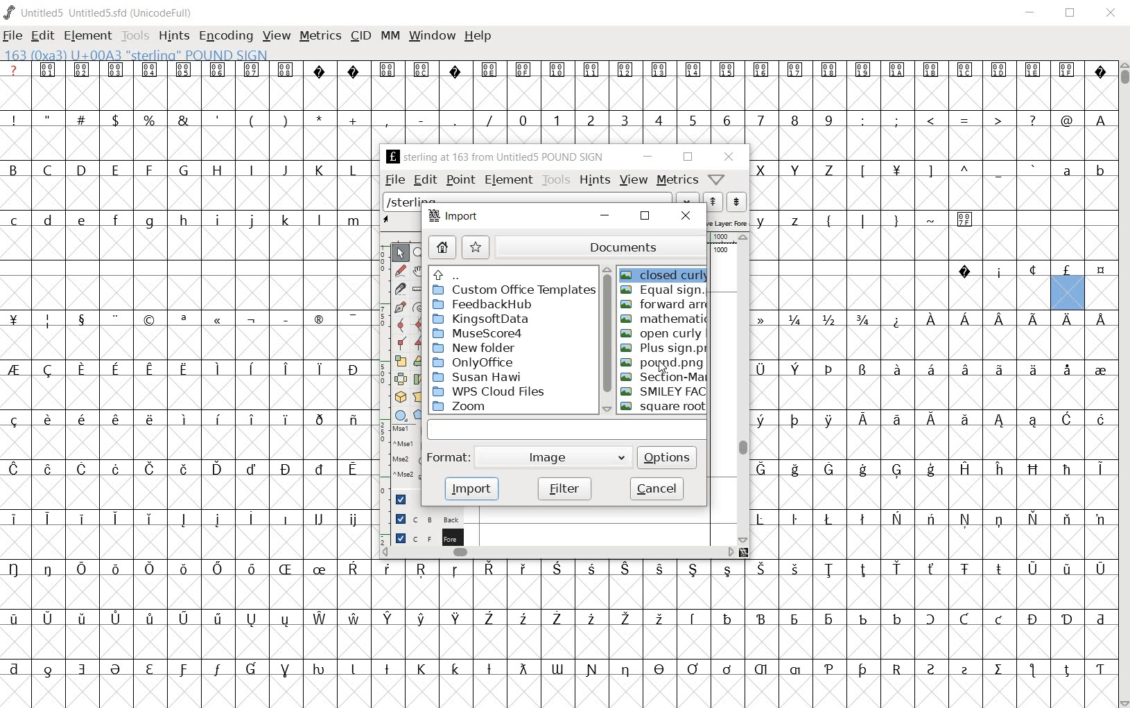 The image size is (1130, 708). What do you see at coordinates (182, 170) in the screenshot?
I see `G` at bounding box center [182, 170].